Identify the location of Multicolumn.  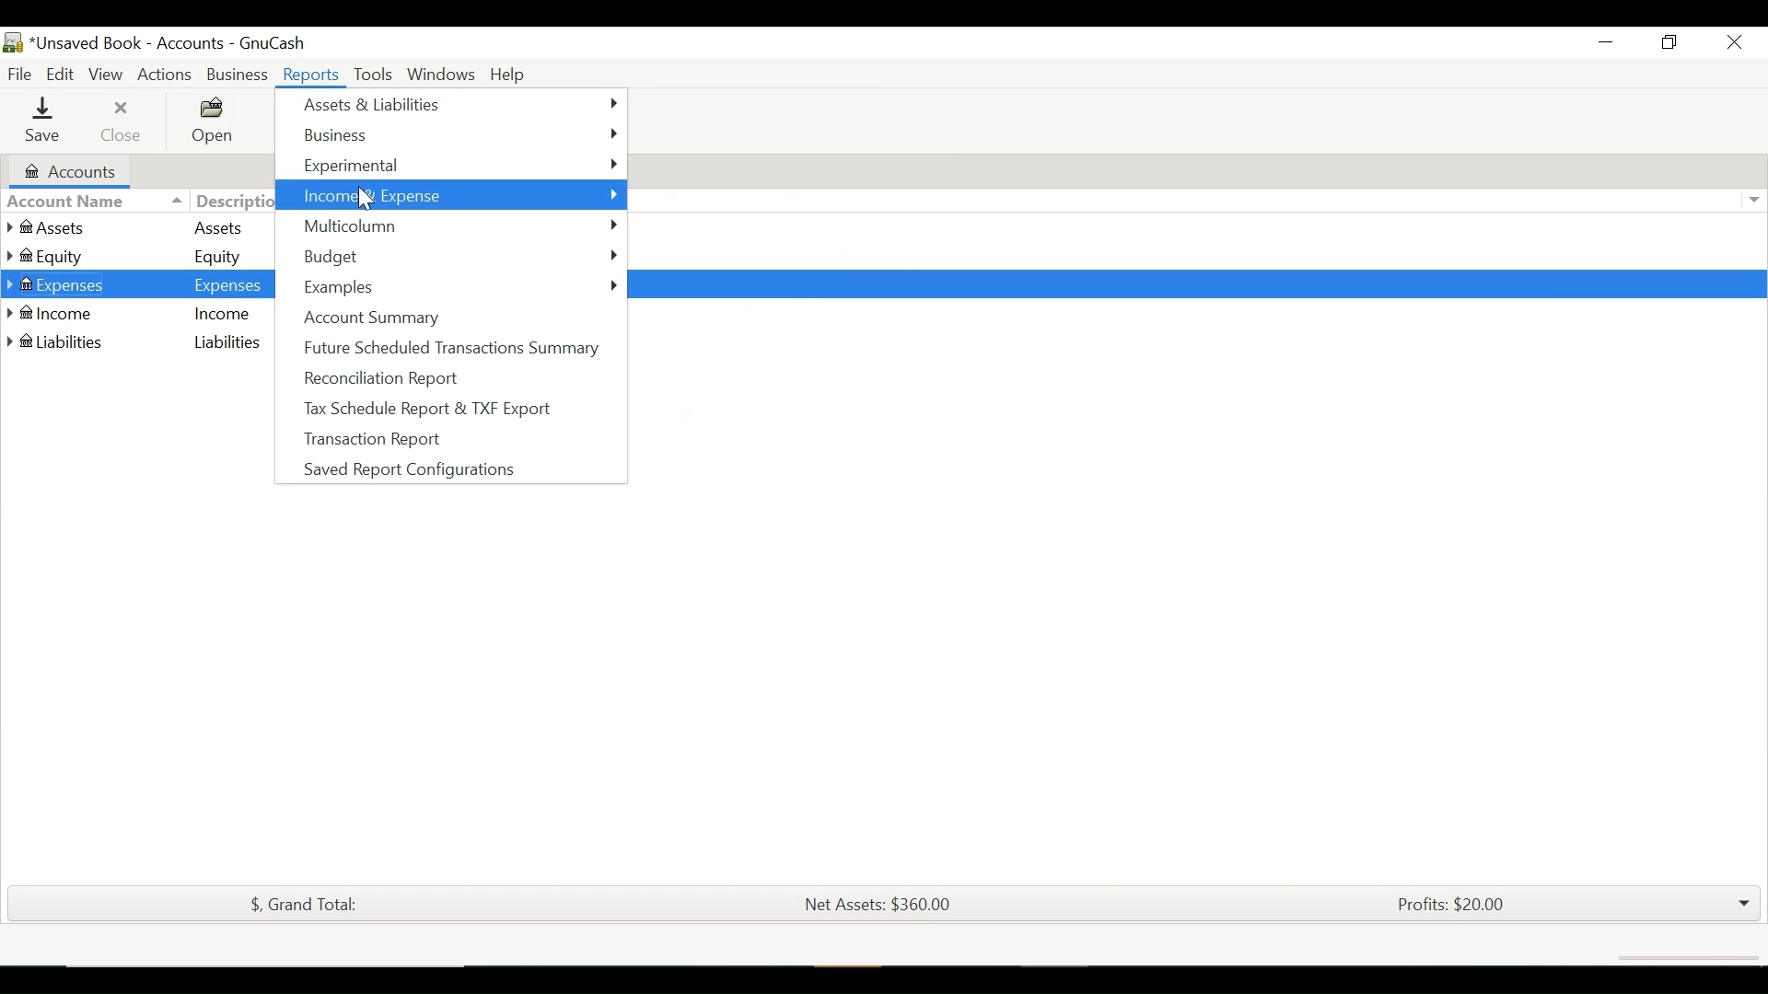
(450, 227).